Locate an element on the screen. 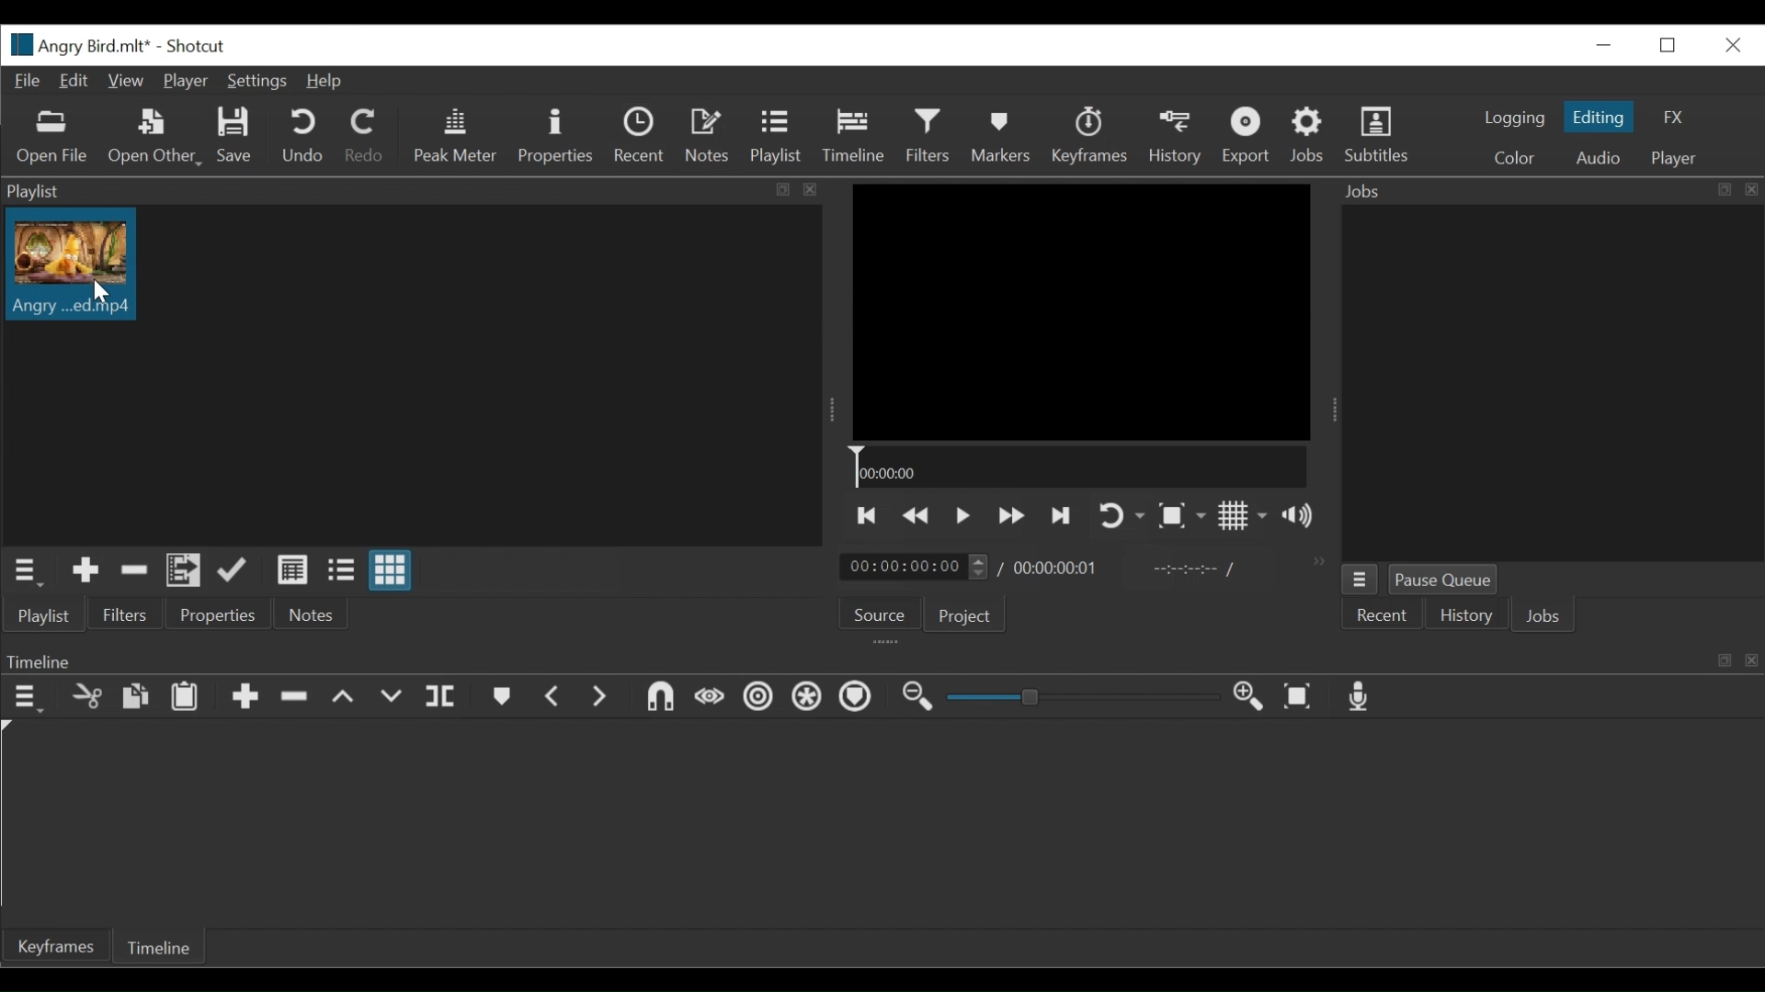 The image size is (1765, 992). Play backwards quickly is located at coordinates (917, 516).